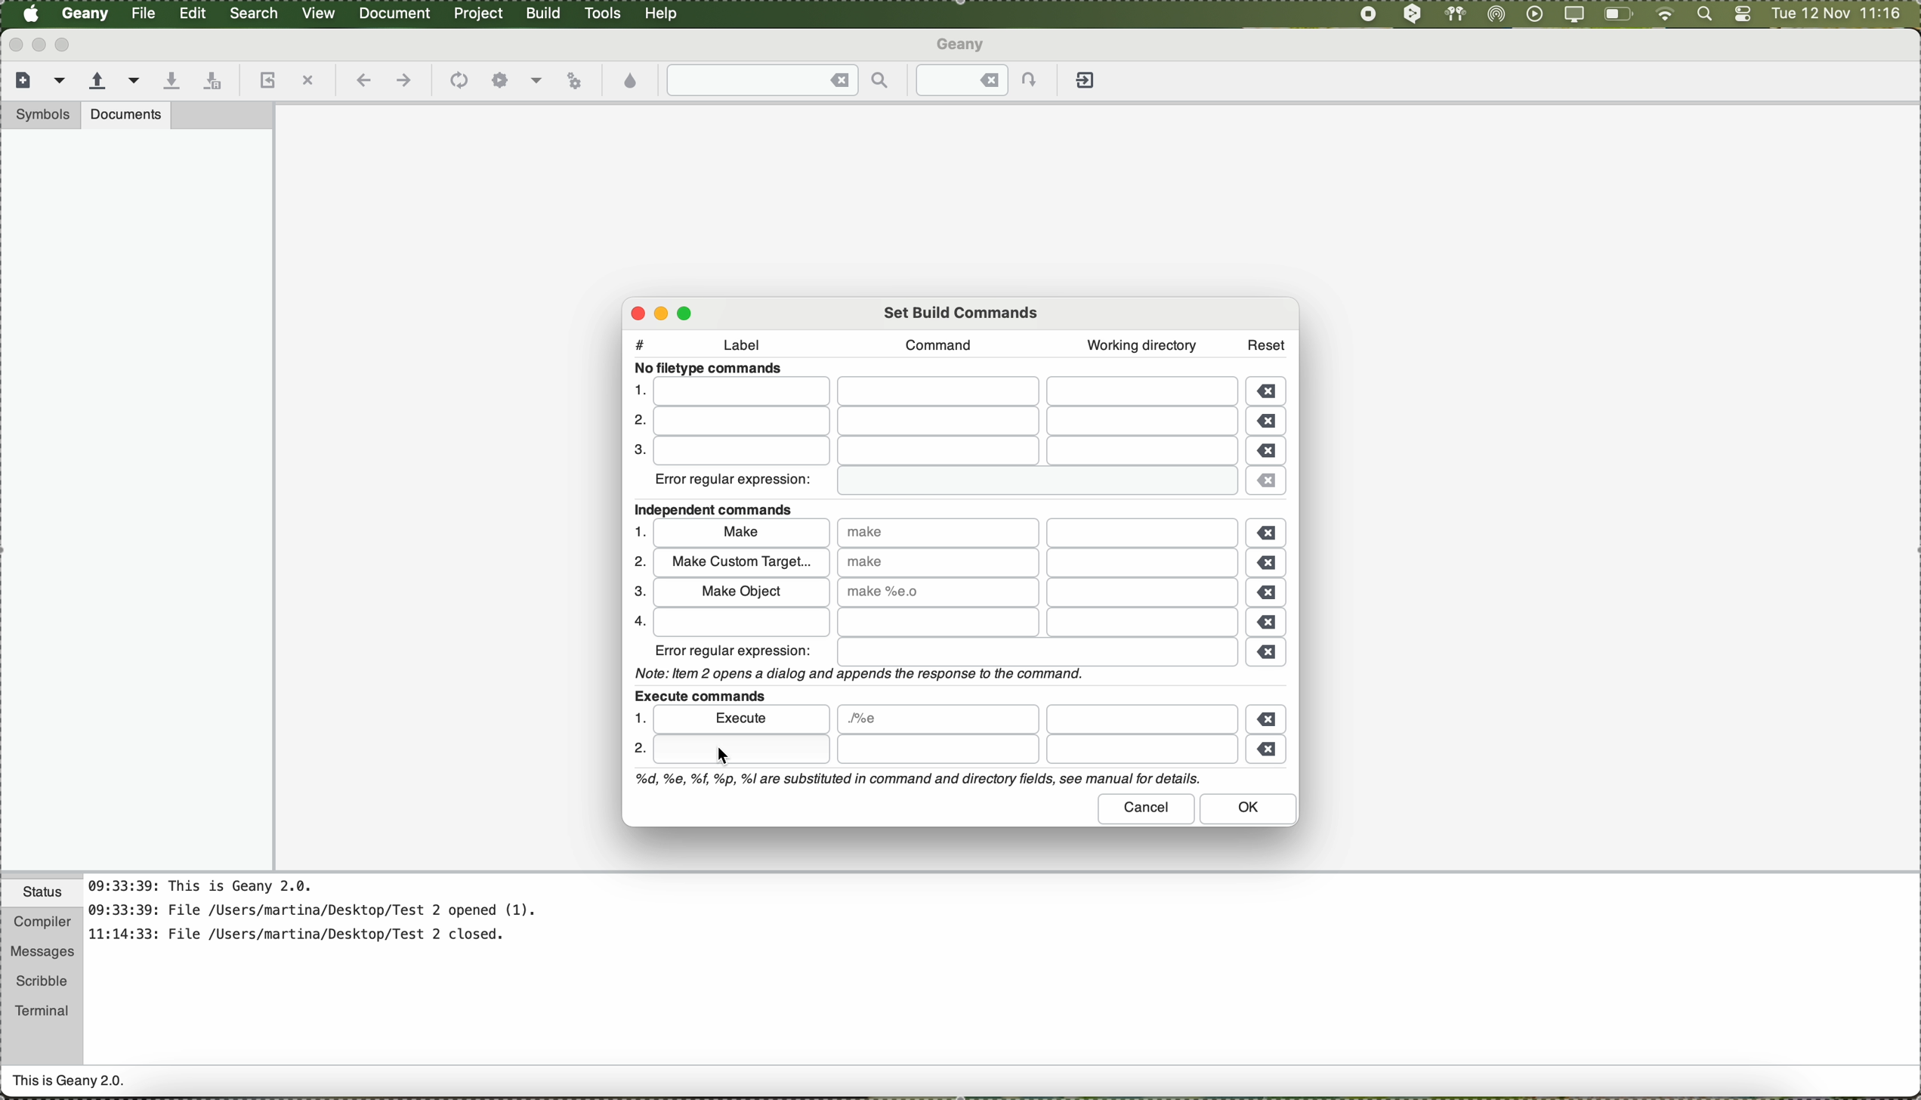 The width and height of the screenshot is (1921, 1100). Describe the element at coordinates (950, 623) in the screenshot. I see `file` at that location.